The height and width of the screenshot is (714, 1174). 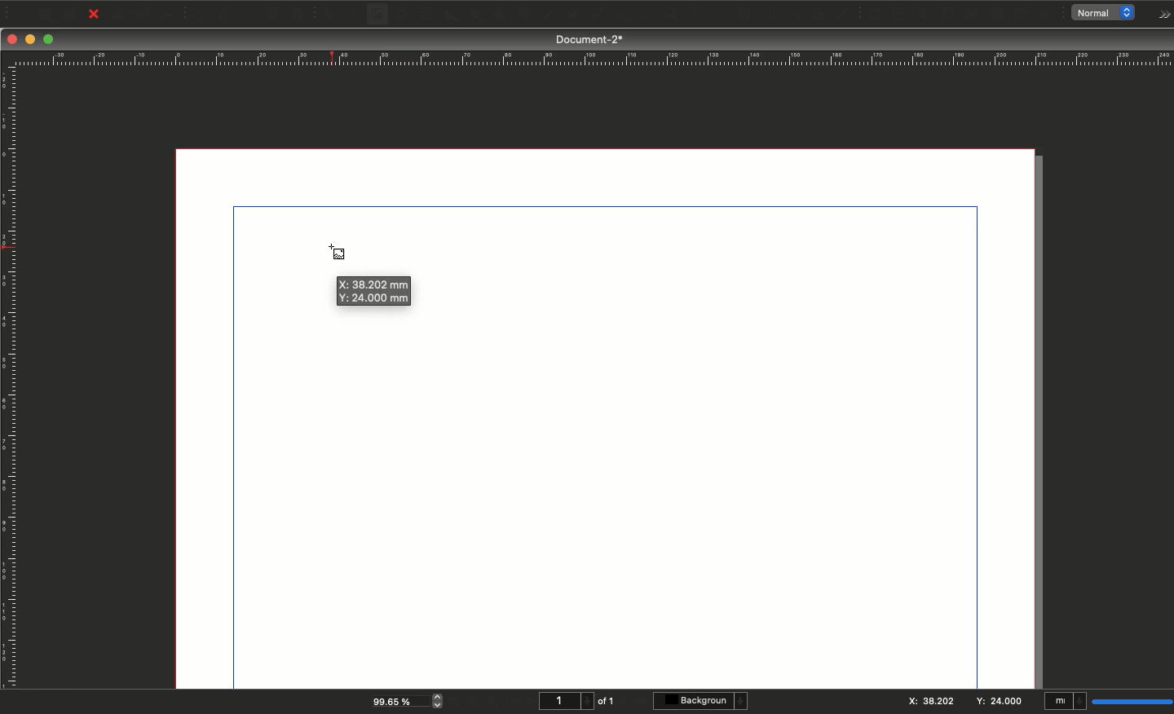 I want to click on Close, so click(x=12, y=39).